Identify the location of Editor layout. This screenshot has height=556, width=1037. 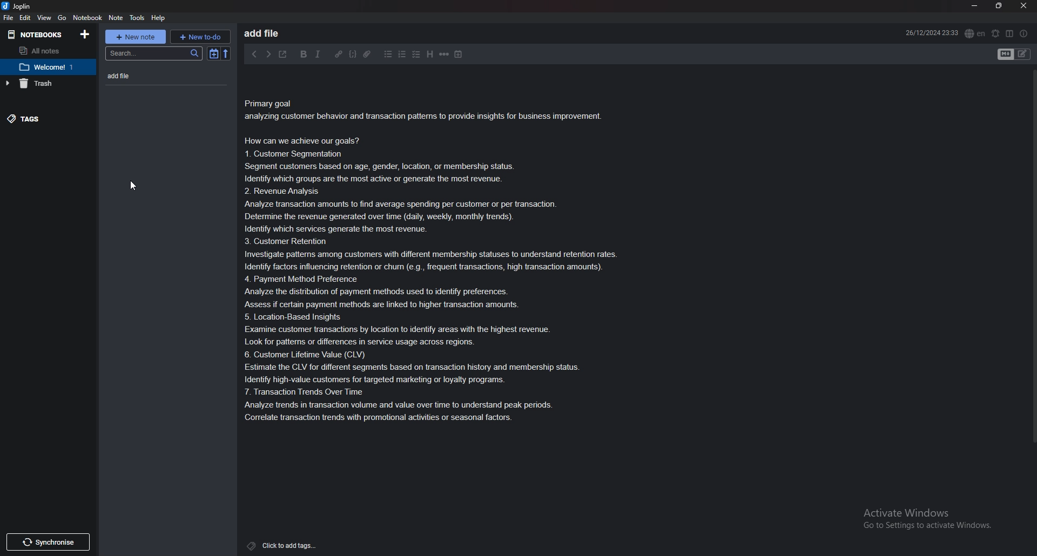
(1014, 54).